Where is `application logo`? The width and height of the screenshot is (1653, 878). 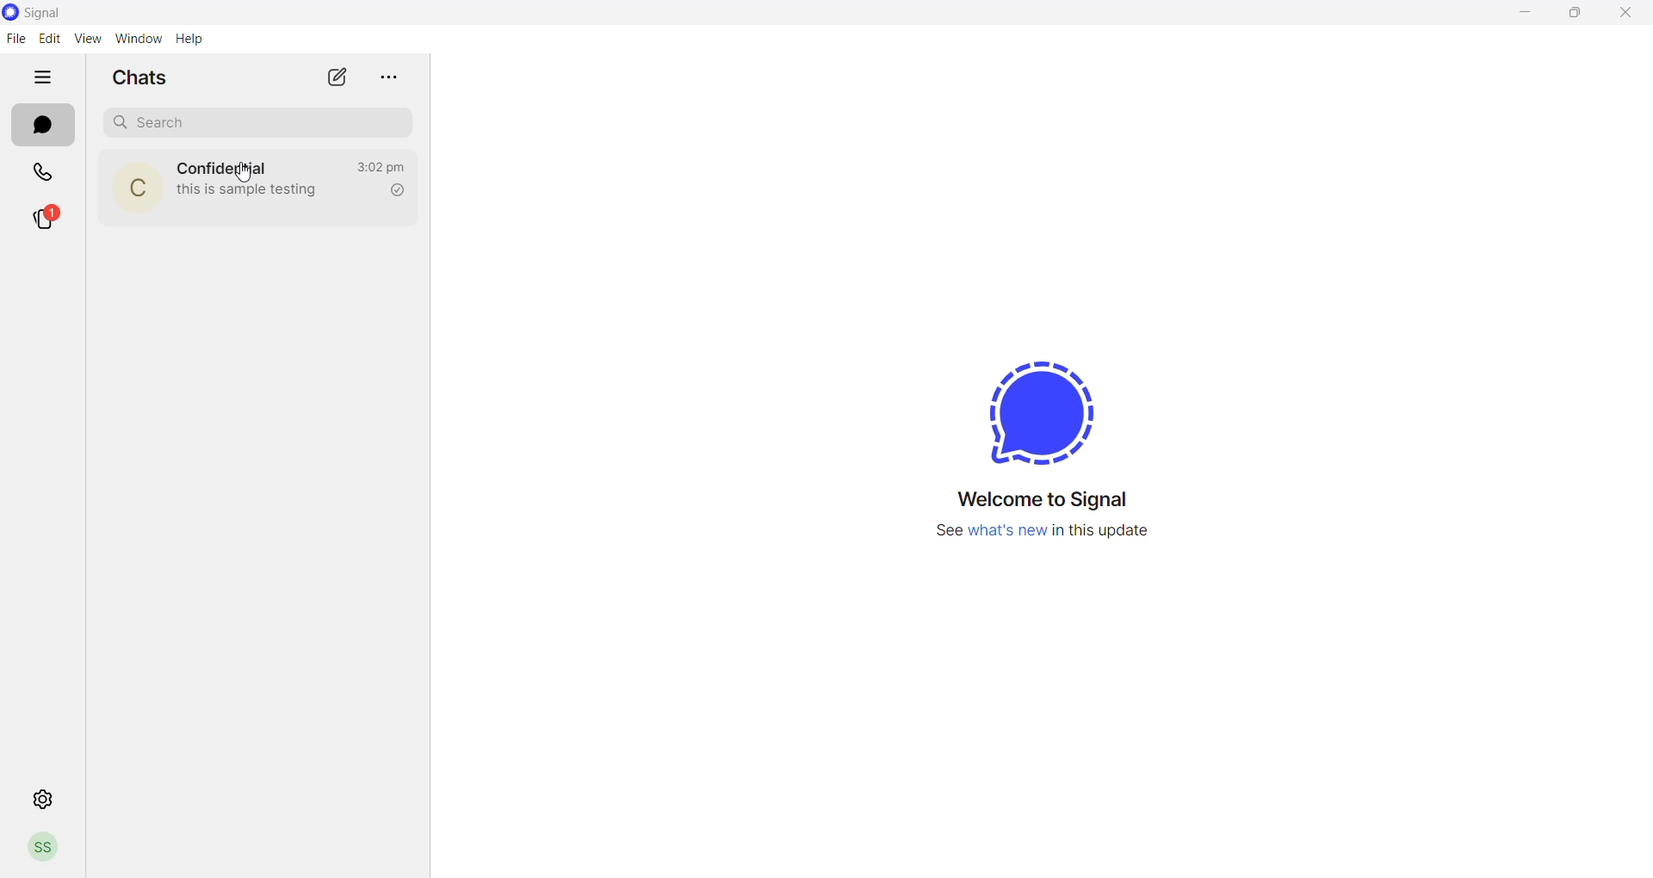 application logo is located at coordinates (1031, 410).